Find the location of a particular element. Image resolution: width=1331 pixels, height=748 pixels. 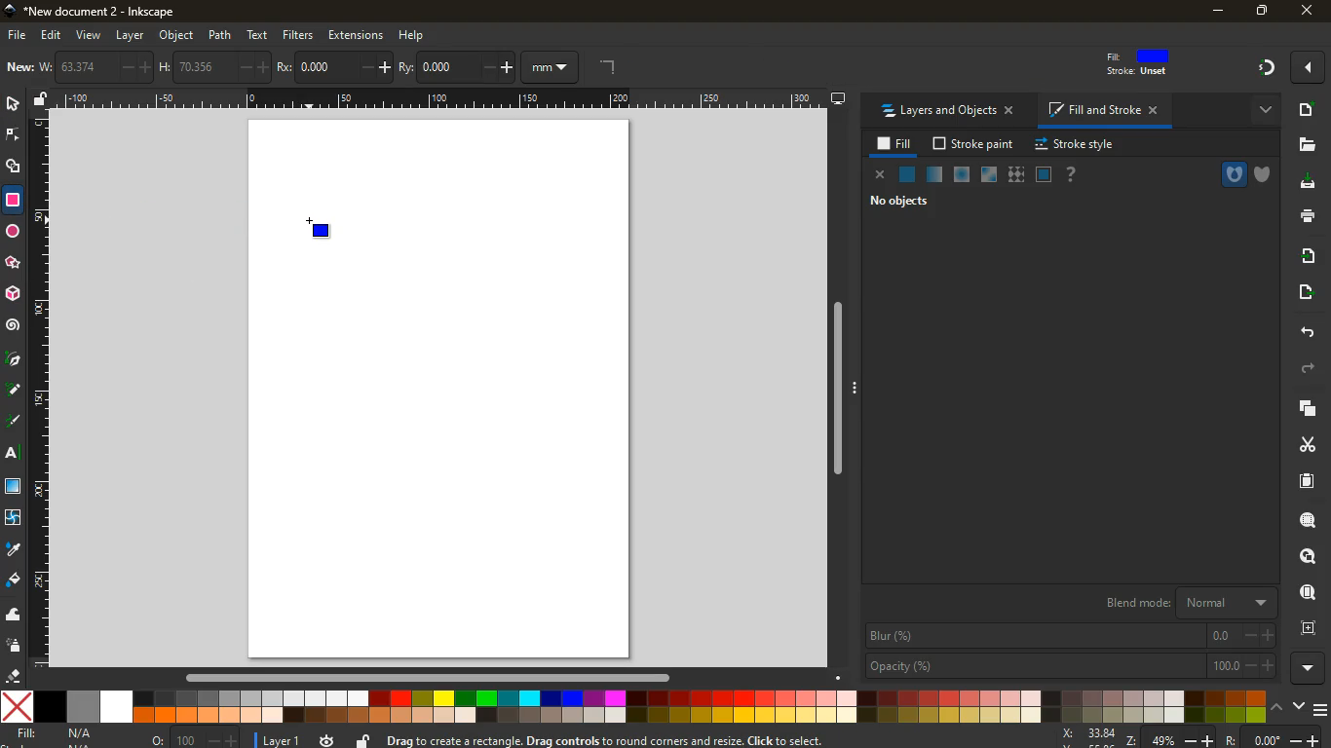

maximize is located at coordinates (1260, 10).